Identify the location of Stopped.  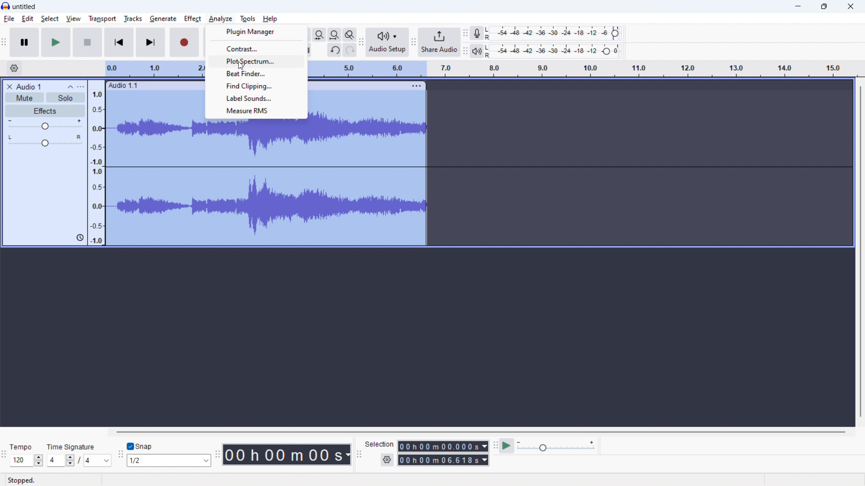
(24, 480).